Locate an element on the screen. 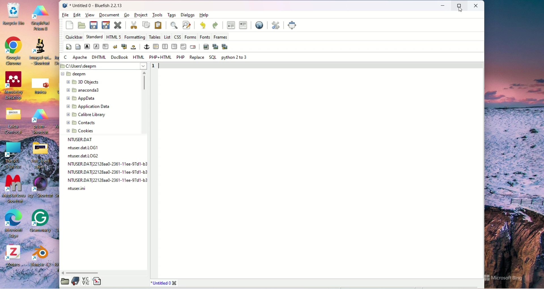  go is located at coordinates (126, 15).